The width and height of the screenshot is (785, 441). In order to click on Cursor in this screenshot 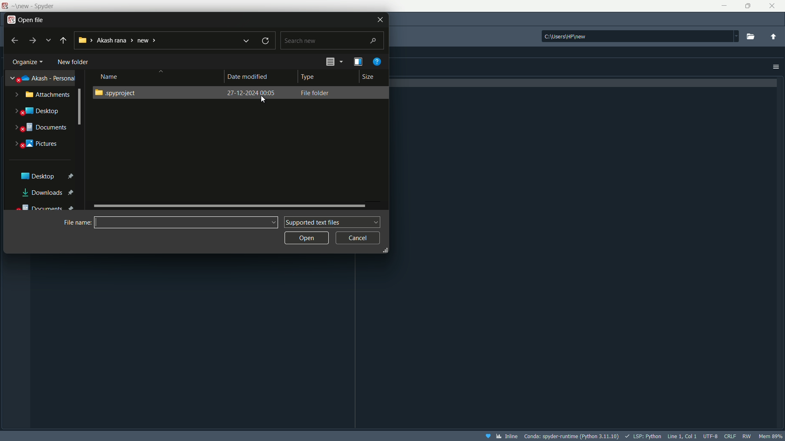, I will do `click(267, 99)`.